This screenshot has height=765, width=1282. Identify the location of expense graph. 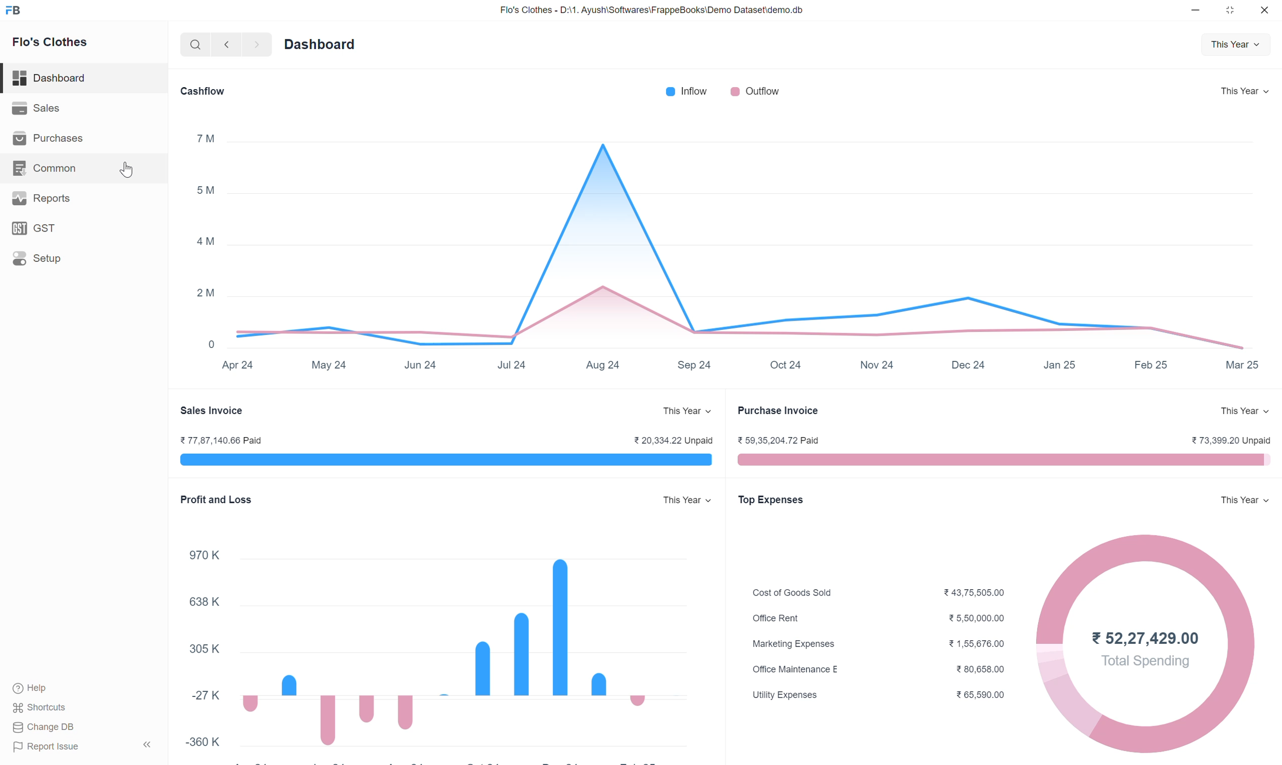
(996, 644).